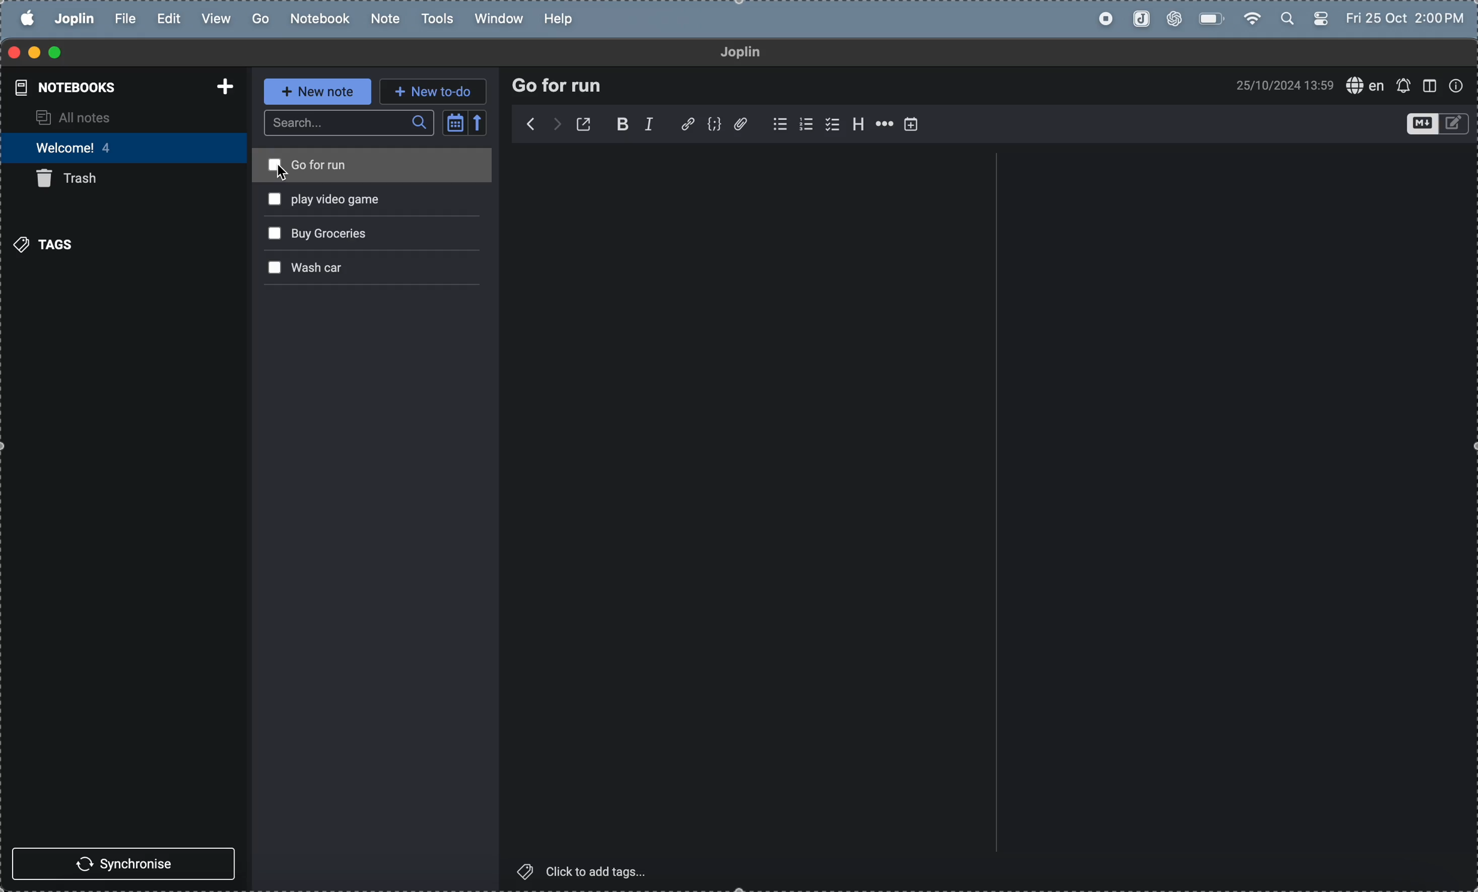  Describe the element at coordinates (1458, 86) in the screenshot. I see `info` at that location.